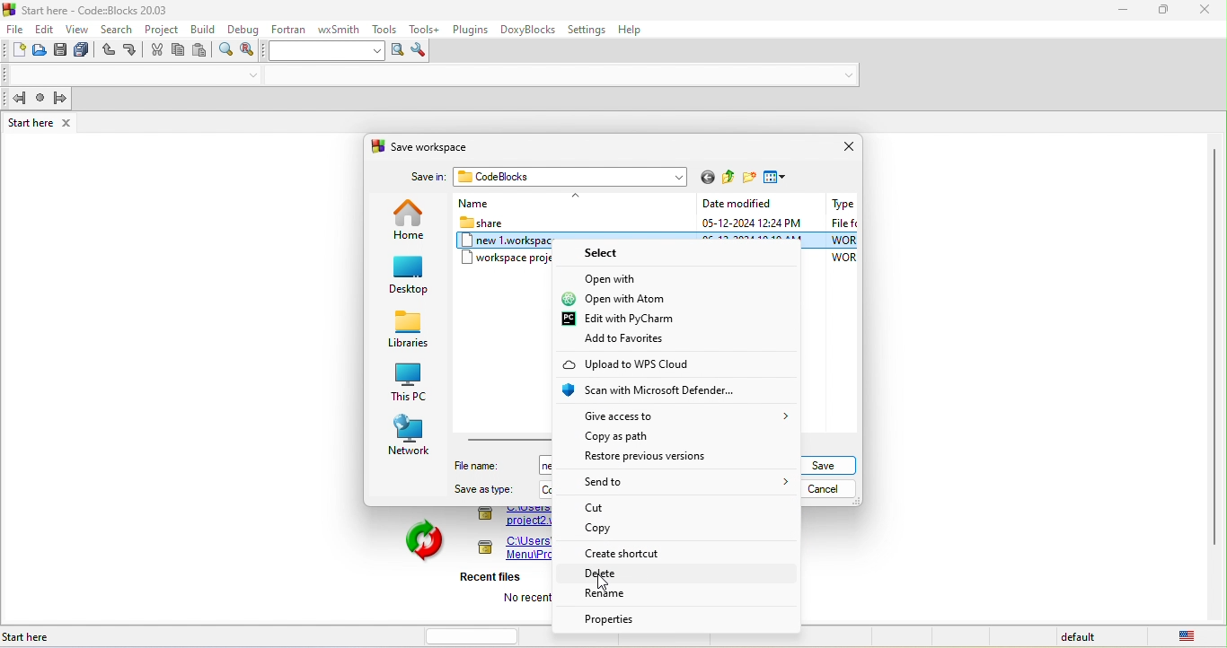 The image size is (1227, 648). Describe the element at coordinates (45, 28) in the screenshot. I see `edit` at that location.